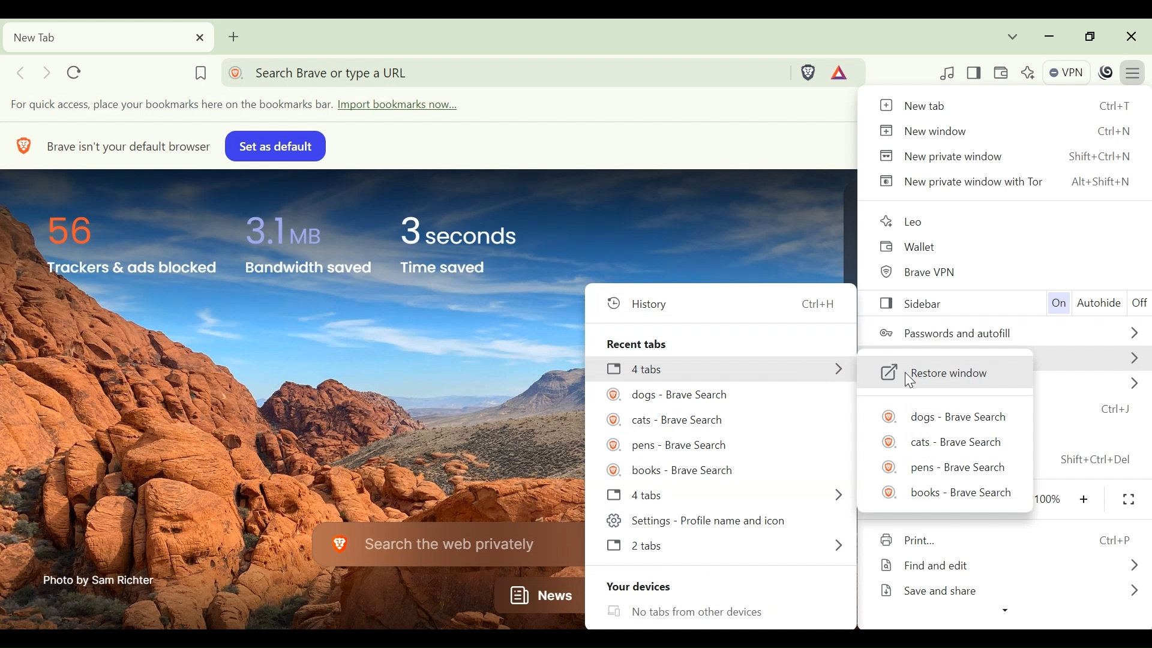  What do you see at coordinates (199, 70) in the screenshot?
I see `Bookmark this tab` at bounding box center [199, 70].